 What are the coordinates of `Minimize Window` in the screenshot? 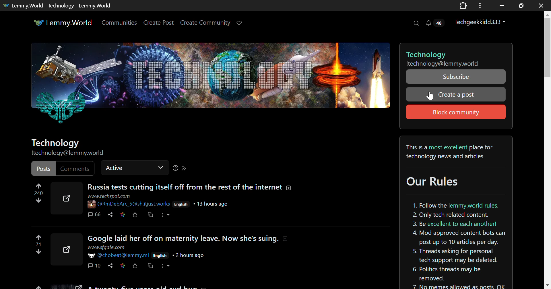 It's located at (520, 5).